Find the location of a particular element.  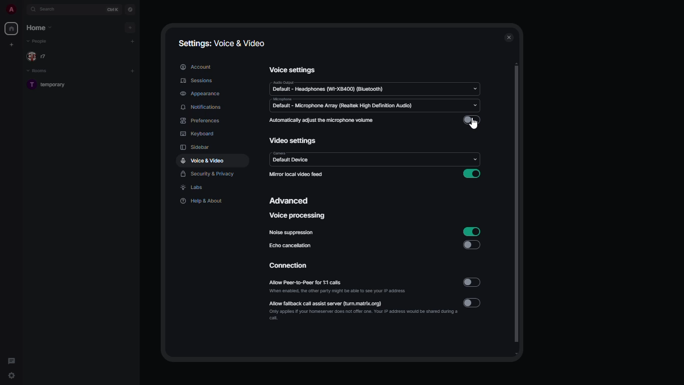

rooms is located at coordinates (38, 71).